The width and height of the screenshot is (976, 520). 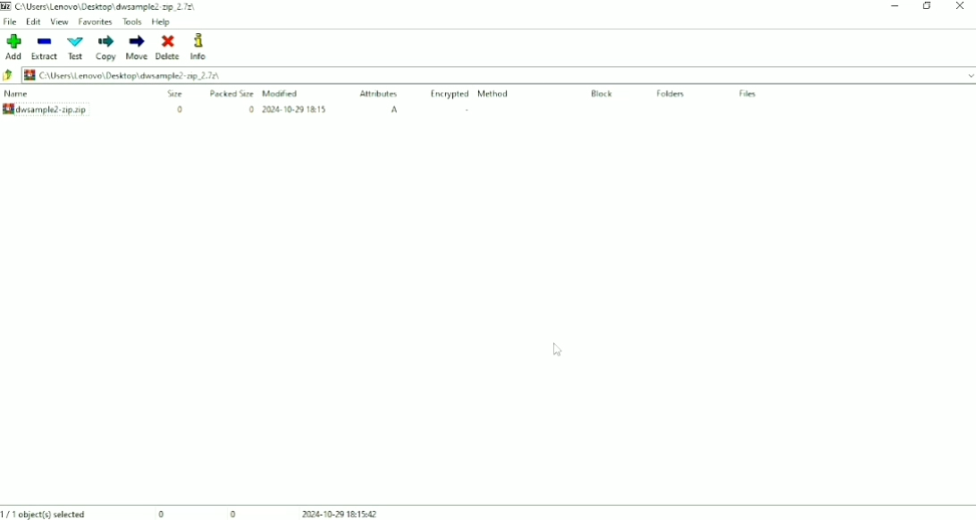 What do you see at coordinates (59, 21) in the screenshot?
I see `View` at bounding box center [59, 21].